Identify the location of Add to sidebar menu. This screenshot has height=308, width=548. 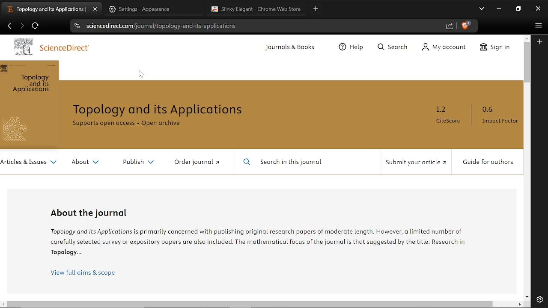
(541, 42).